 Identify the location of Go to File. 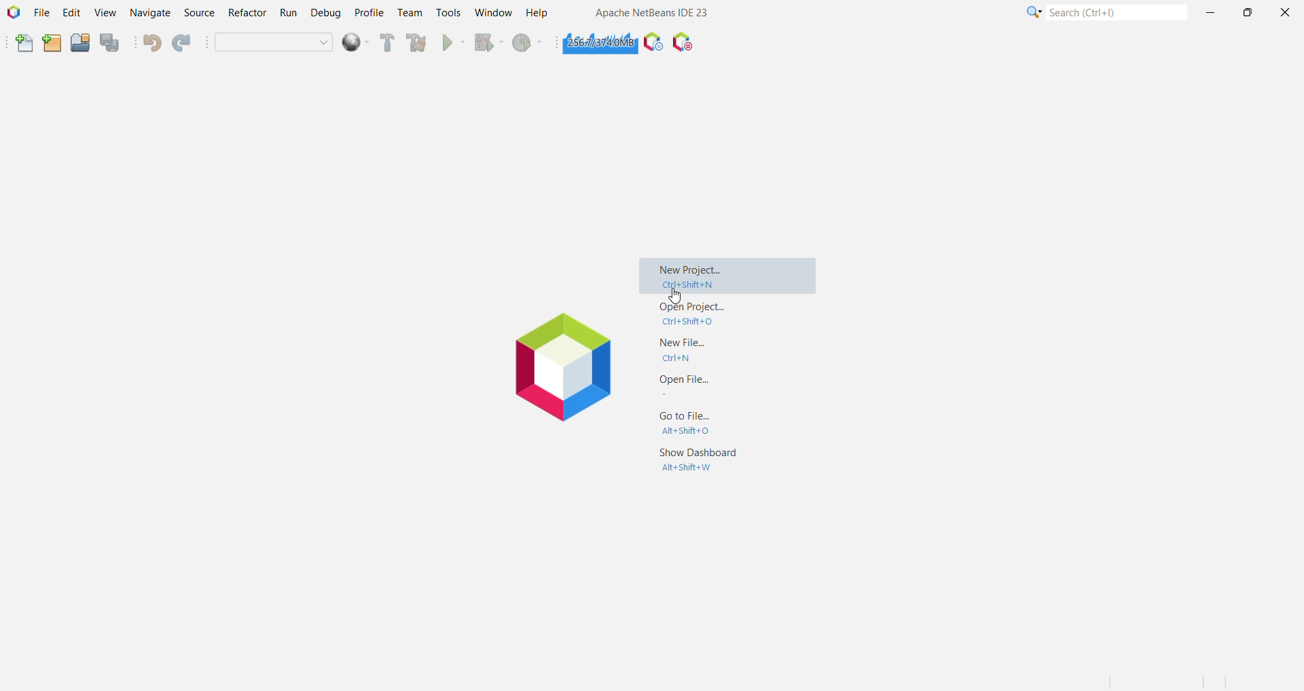
(729, 423).